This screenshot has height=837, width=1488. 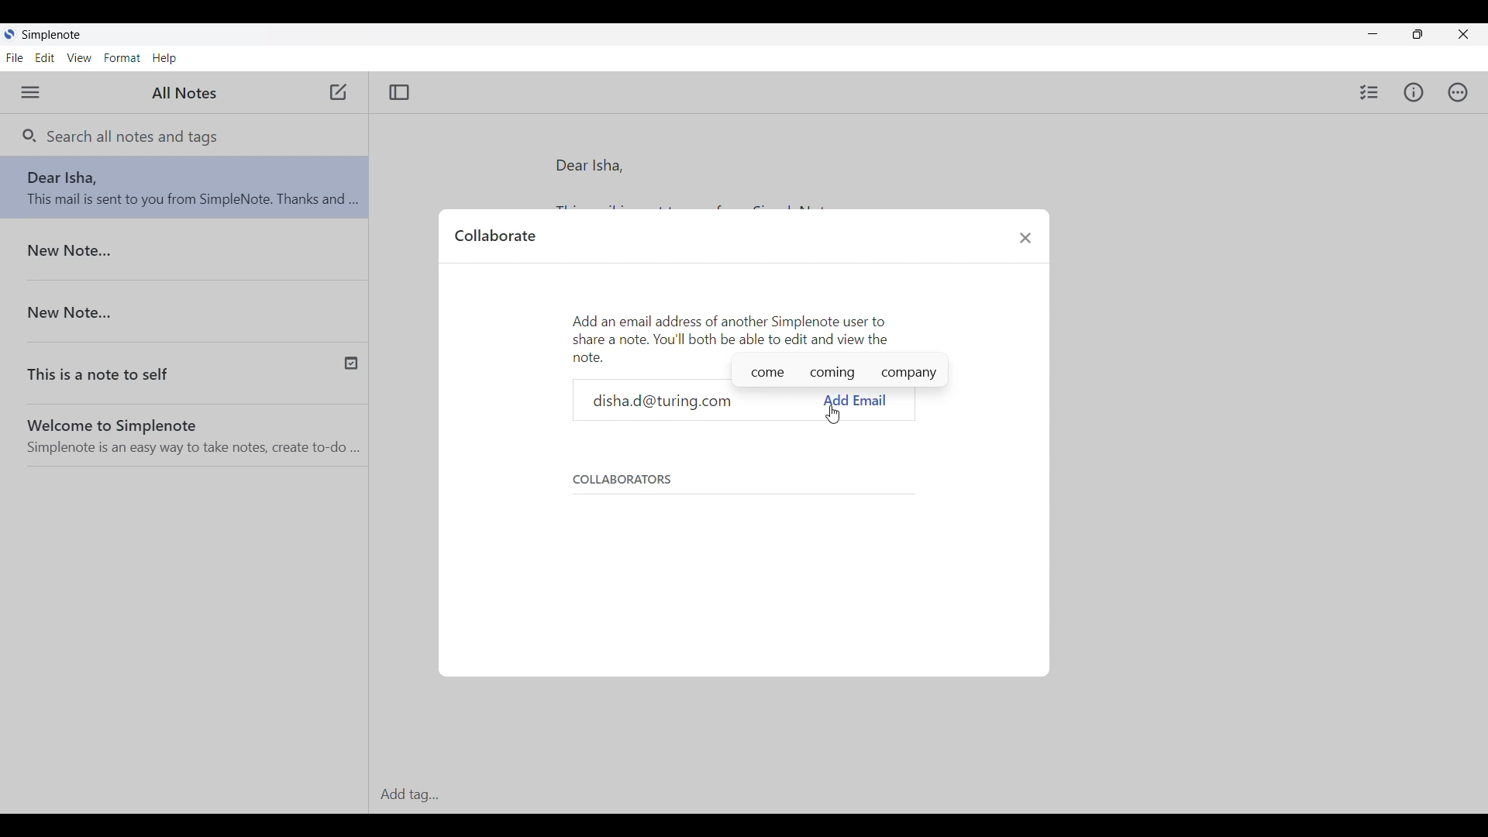 I want to click on Maximize, so click(x=1417, y=34).